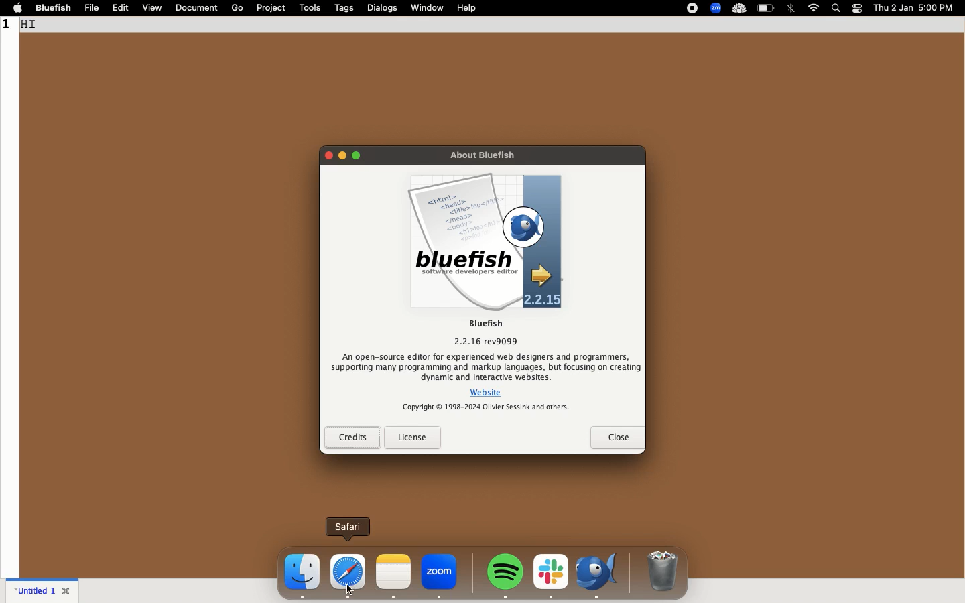  I want to click on dialogs , so click(382, 7).